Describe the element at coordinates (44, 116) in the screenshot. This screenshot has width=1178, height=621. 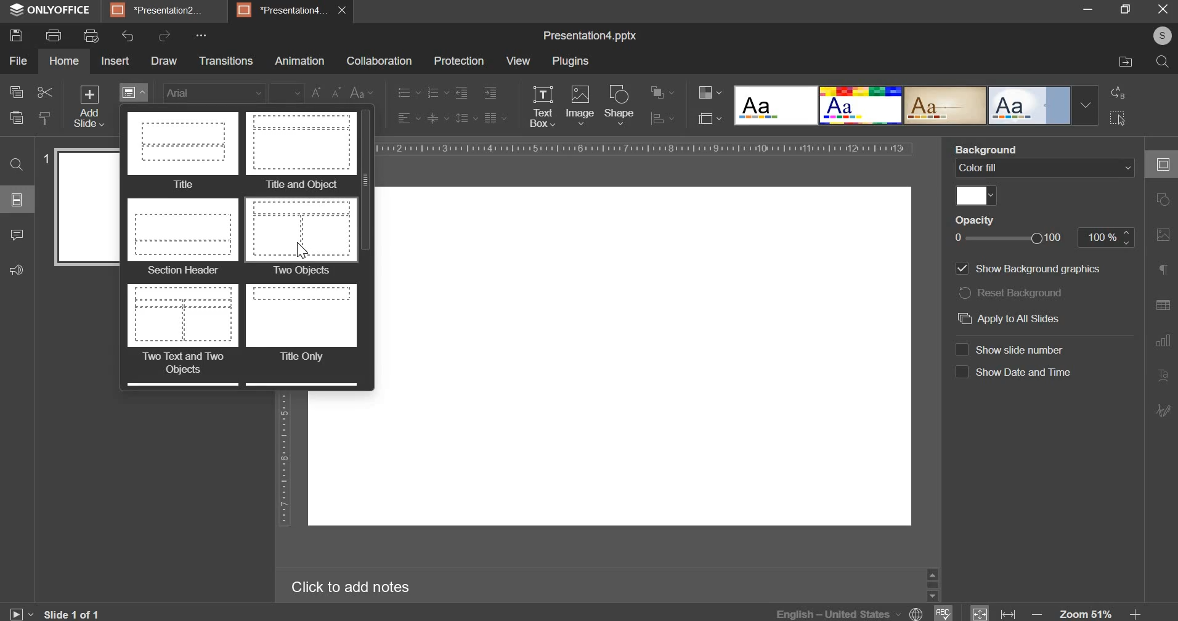
I see `copy style` at that location.